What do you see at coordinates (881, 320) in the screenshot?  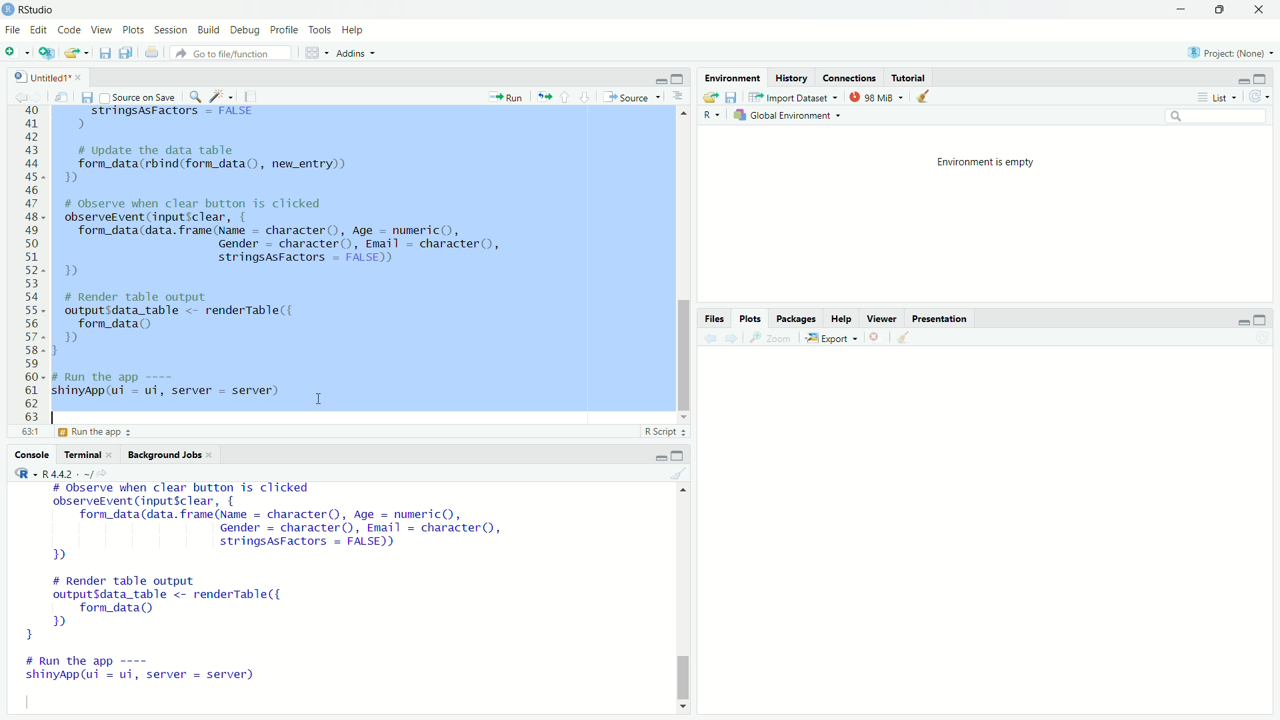 I see `viewer` at bounding box center [881, 320].